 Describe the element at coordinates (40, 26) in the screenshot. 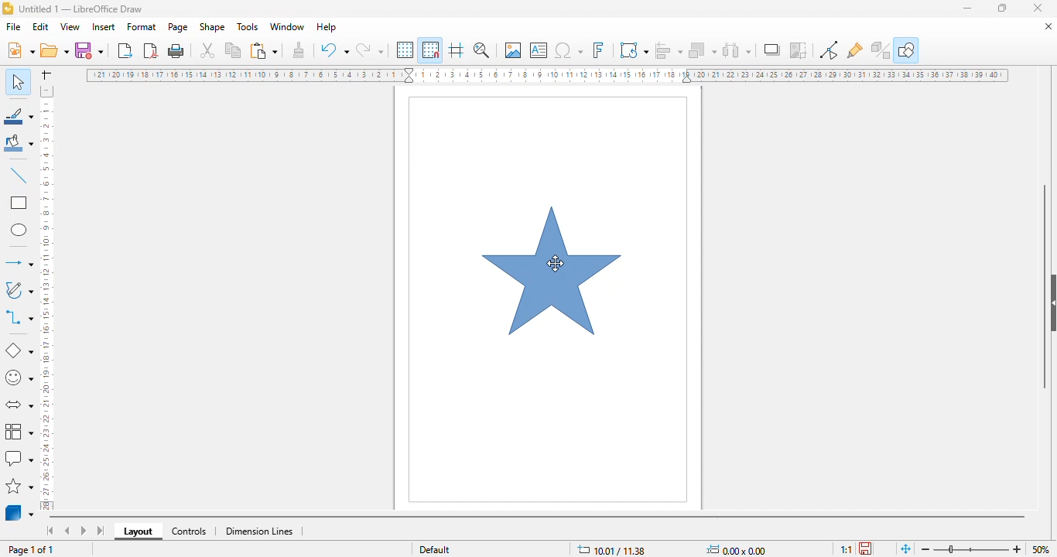

I see `edit` at that location.